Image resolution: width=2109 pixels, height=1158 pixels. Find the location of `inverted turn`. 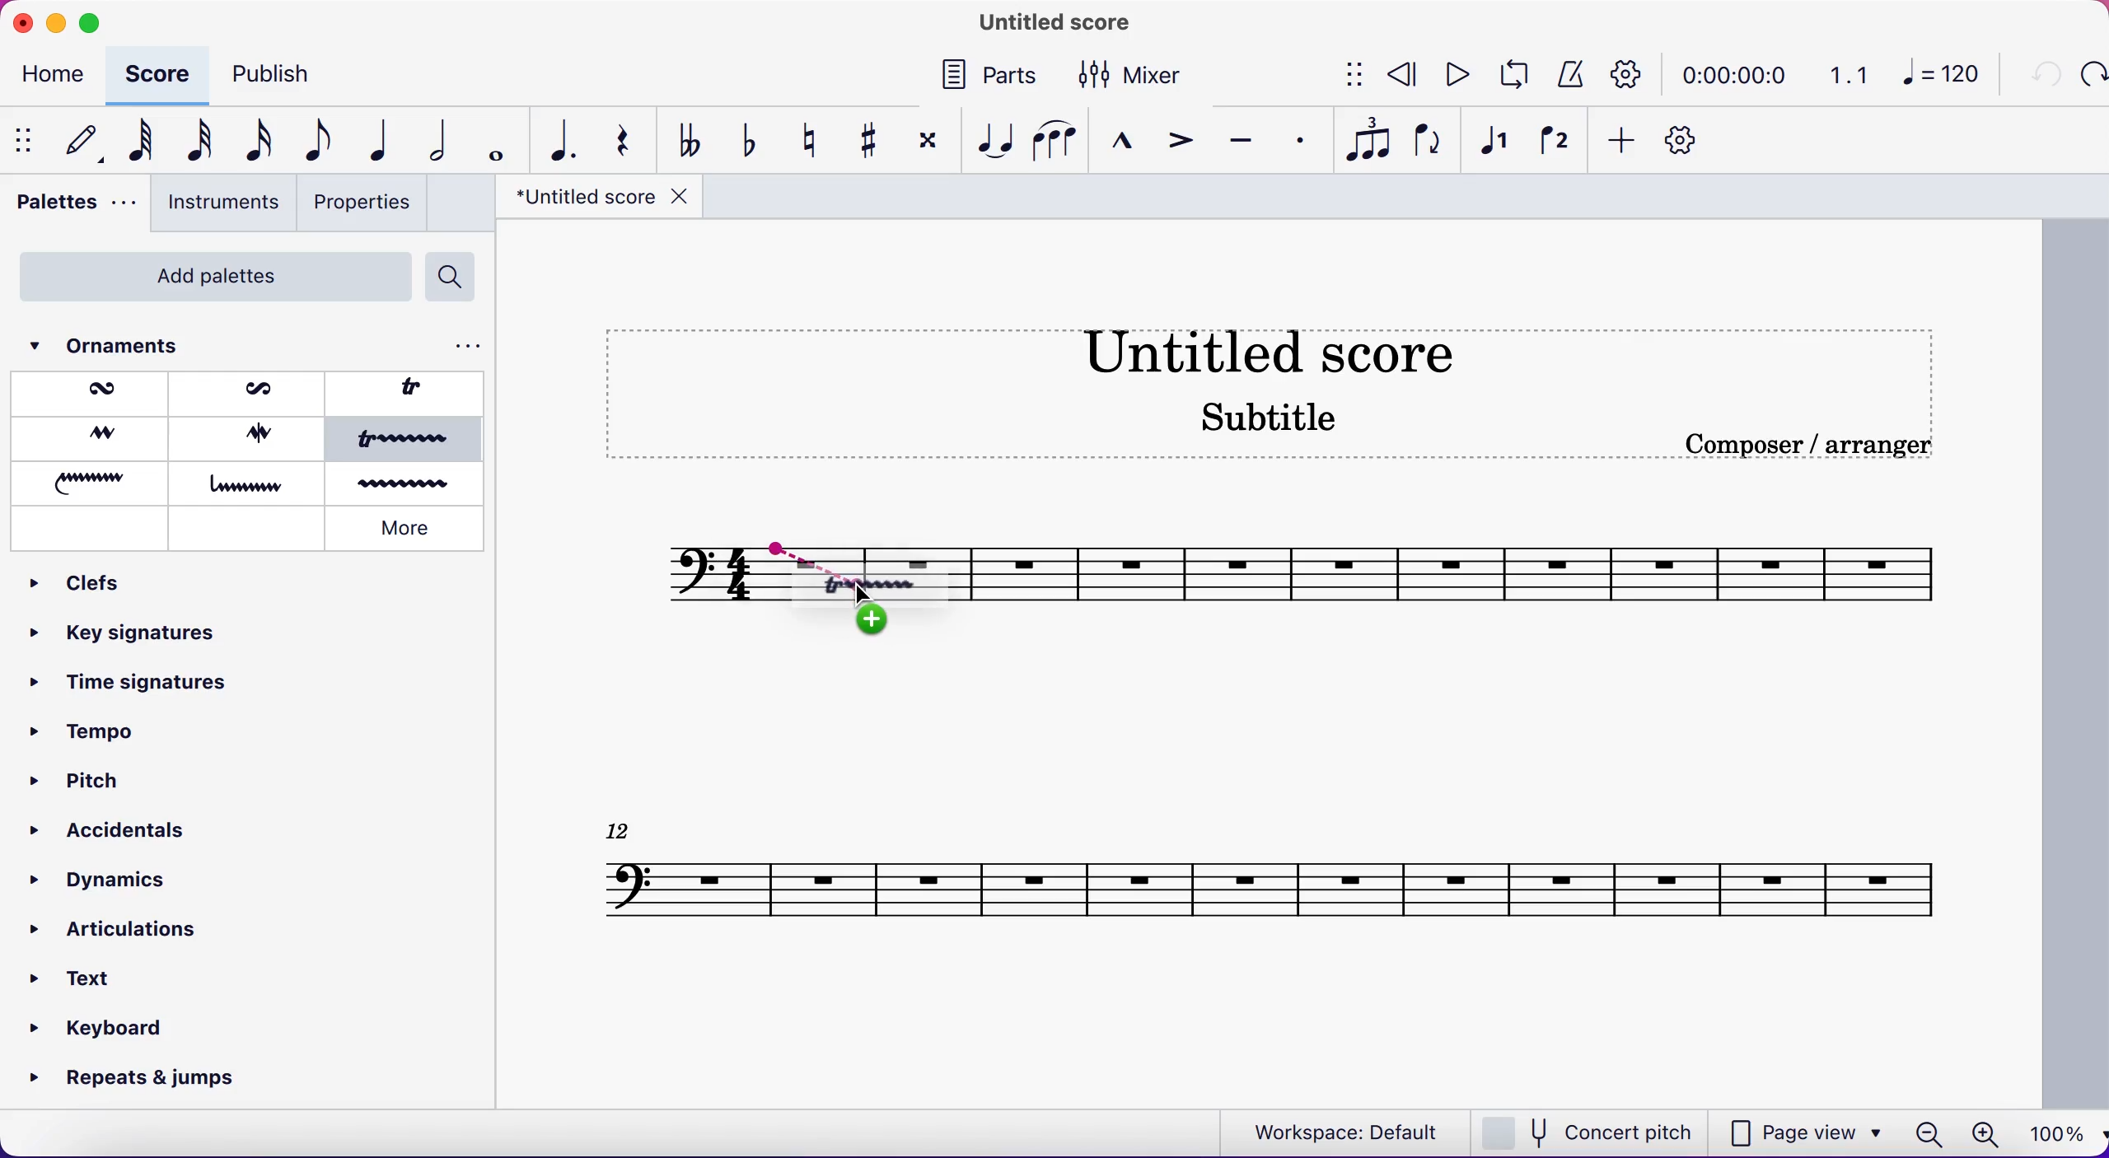

inverted turn is located at coordinates (254, 436).